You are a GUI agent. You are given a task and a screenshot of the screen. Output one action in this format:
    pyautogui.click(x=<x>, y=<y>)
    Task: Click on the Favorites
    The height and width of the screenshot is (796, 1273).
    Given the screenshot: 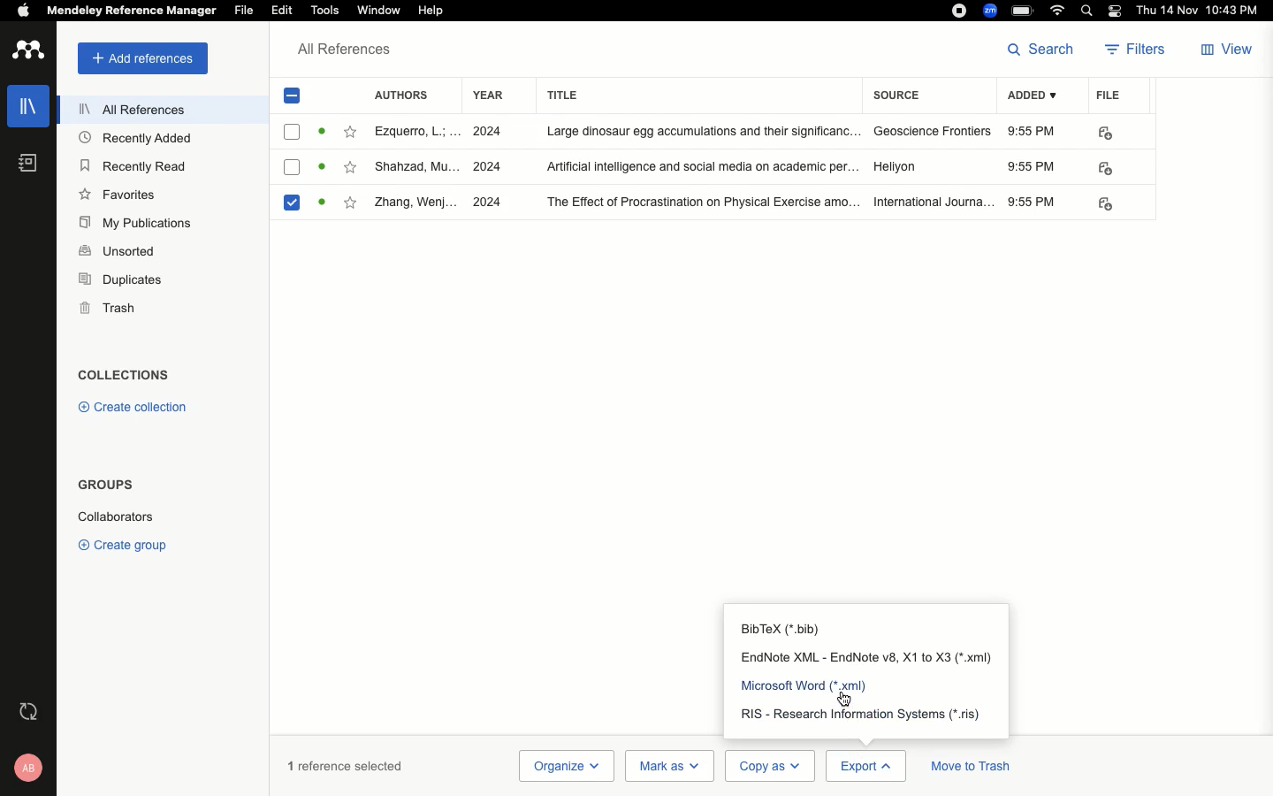 What is the action you would take?
    pyautogui.click(x=120, y=195)
    